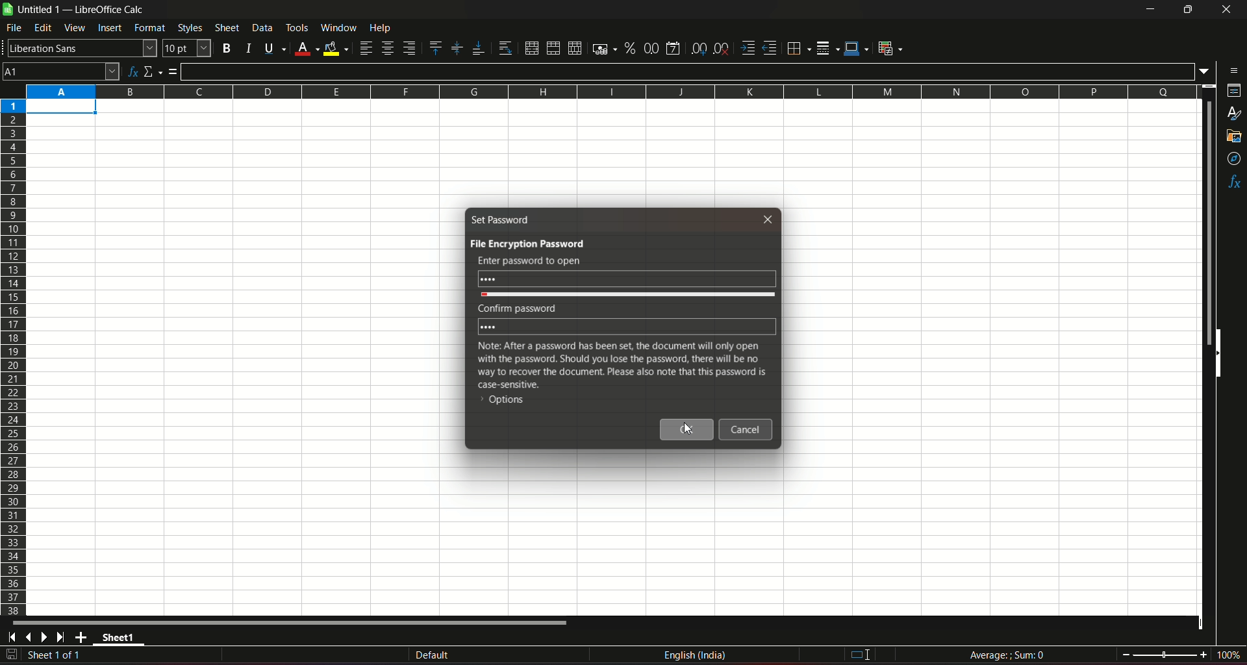 The image size is (1247, 665). Describe the element at coordinates (675, 47) in the screenshot. I see `format as date` at that location.